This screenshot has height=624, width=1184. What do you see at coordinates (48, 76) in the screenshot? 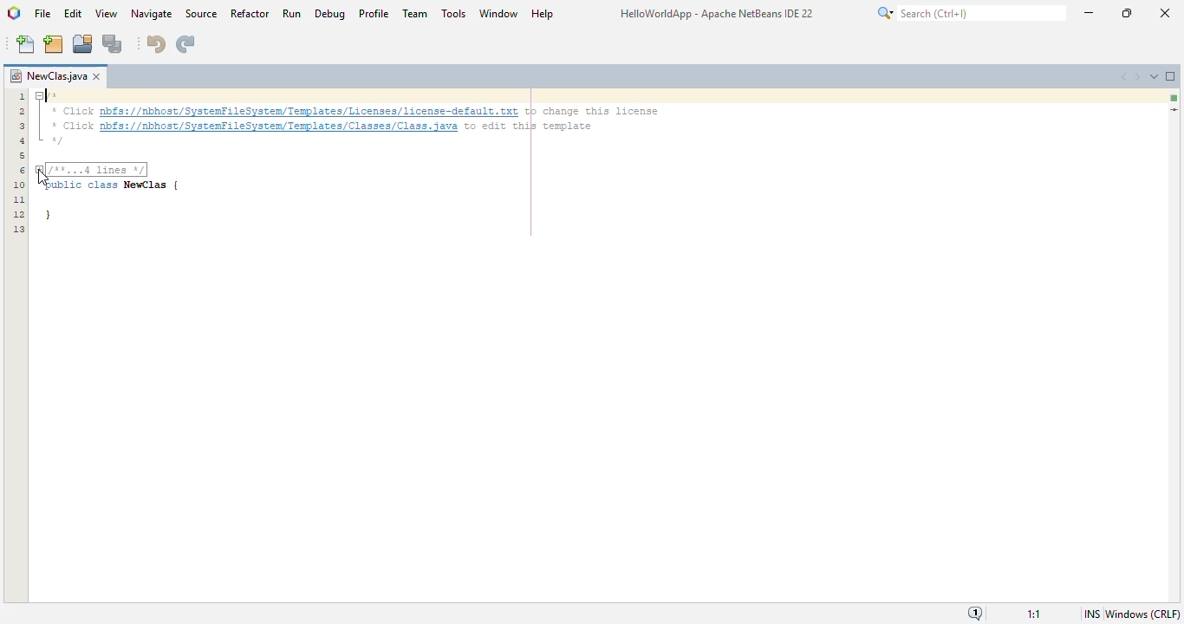
I see `project name` at bounding box center [48, 76].